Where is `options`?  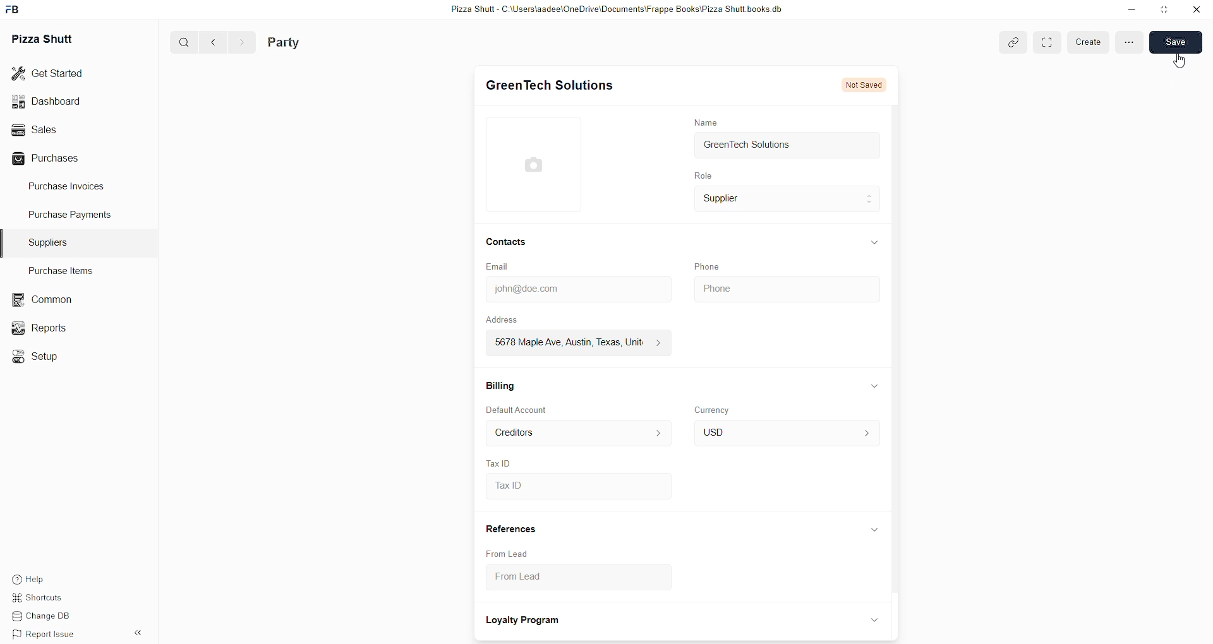
options is located at coordinates (1130, 42).